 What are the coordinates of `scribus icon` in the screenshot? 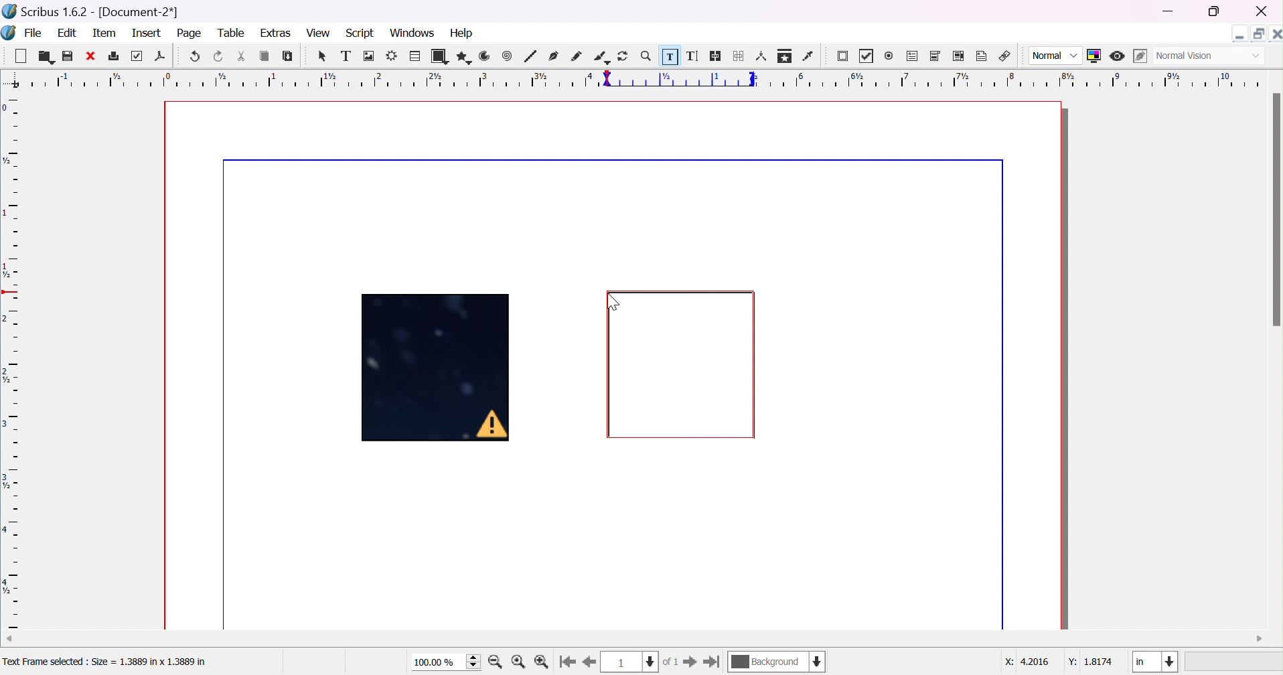 It's located at (9, 32).